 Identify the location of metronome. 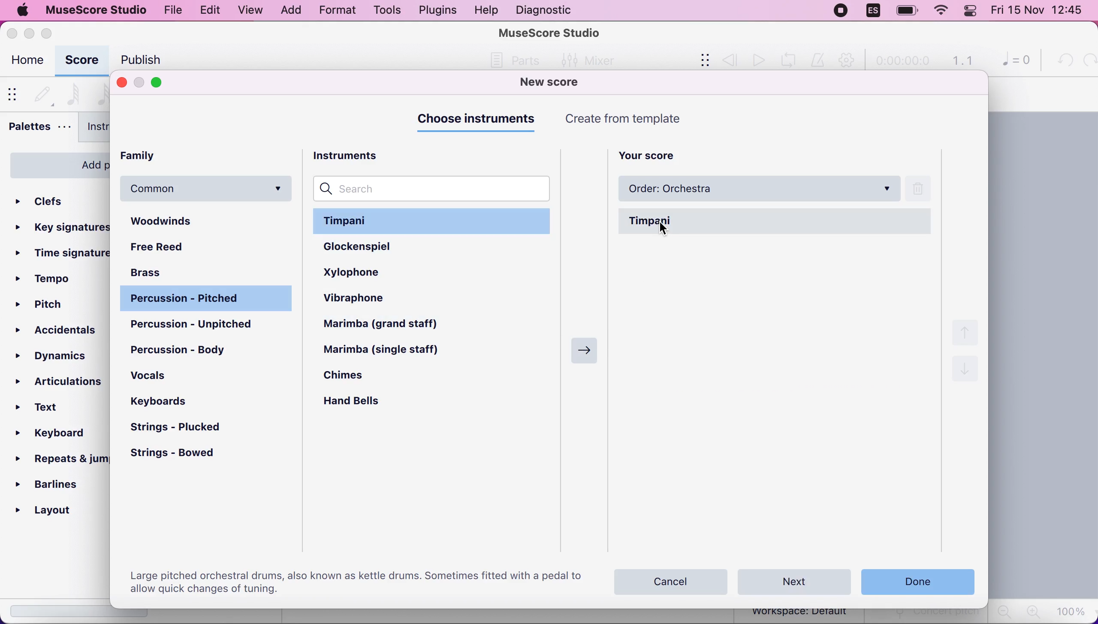
(819, 60).